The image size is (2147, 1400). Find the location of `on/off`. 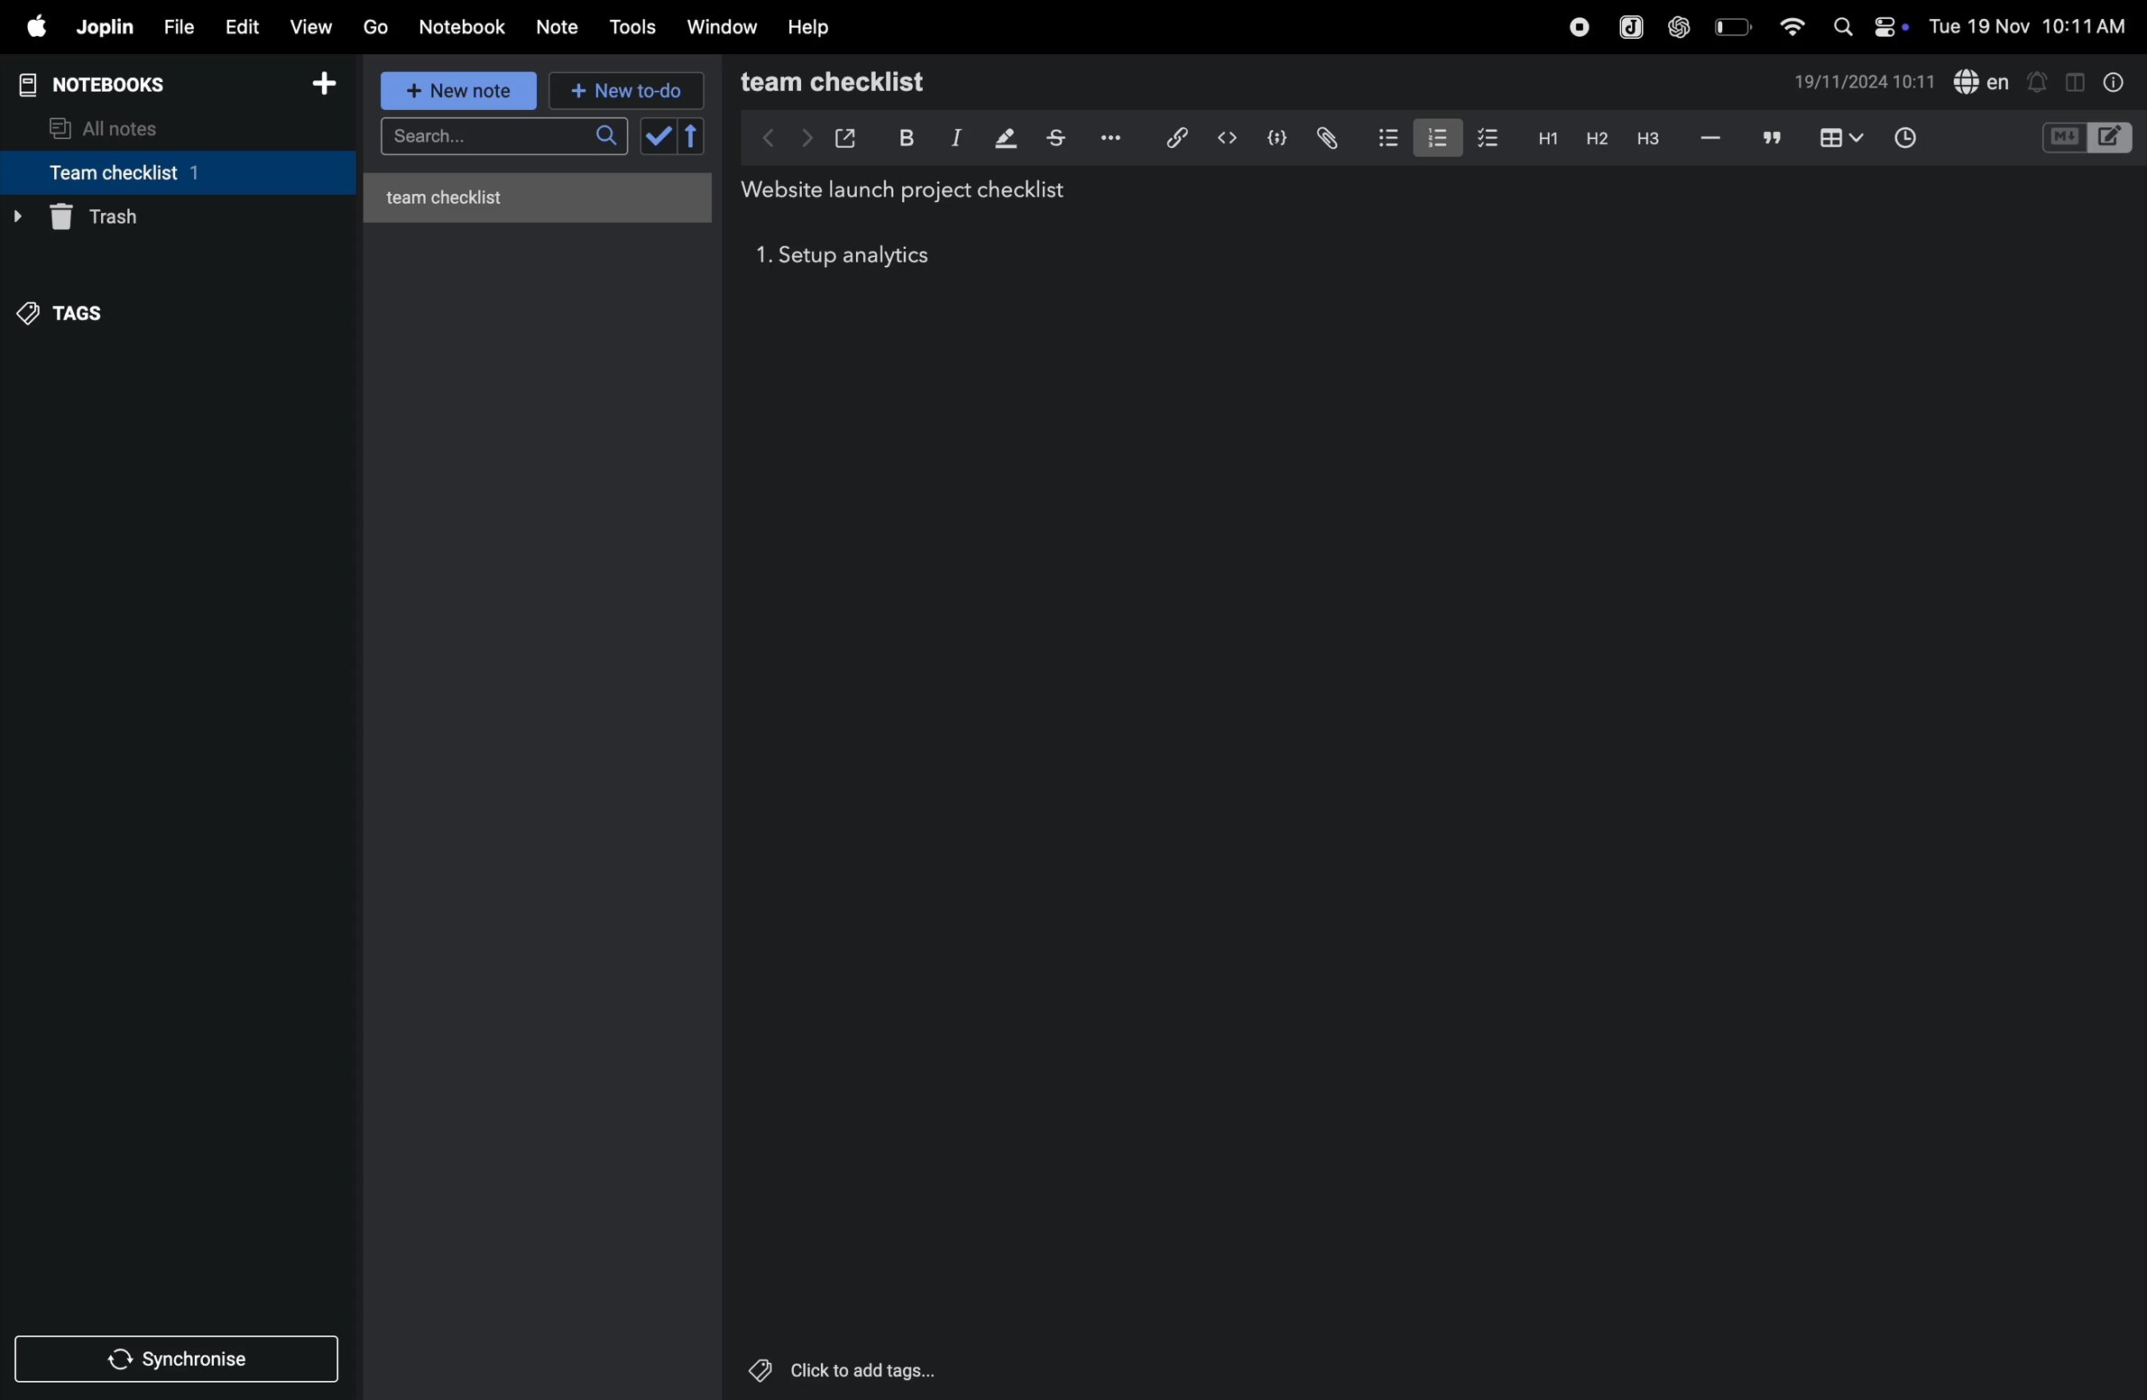

on/off is located at coordinates (1894, 26).